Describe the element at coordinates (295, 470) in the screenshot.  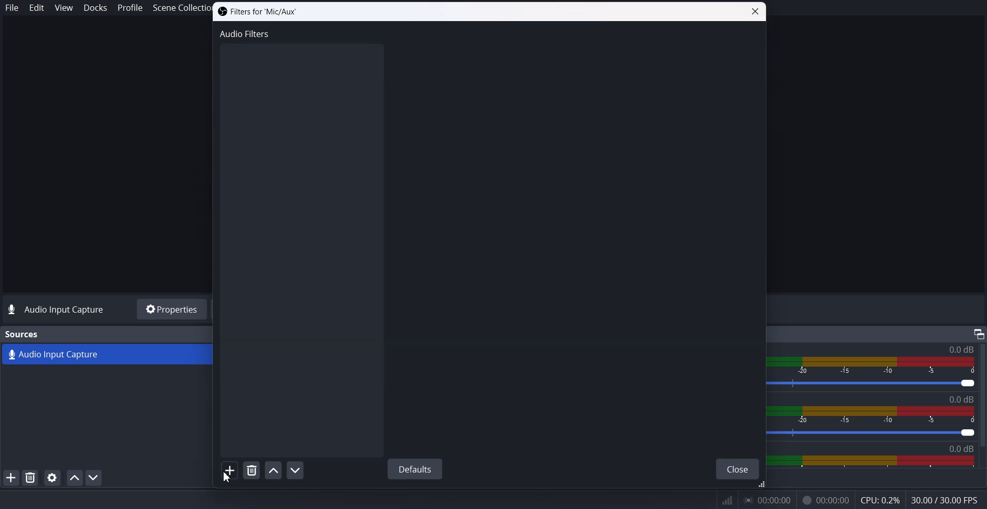
I see `Move filter down` at that location.